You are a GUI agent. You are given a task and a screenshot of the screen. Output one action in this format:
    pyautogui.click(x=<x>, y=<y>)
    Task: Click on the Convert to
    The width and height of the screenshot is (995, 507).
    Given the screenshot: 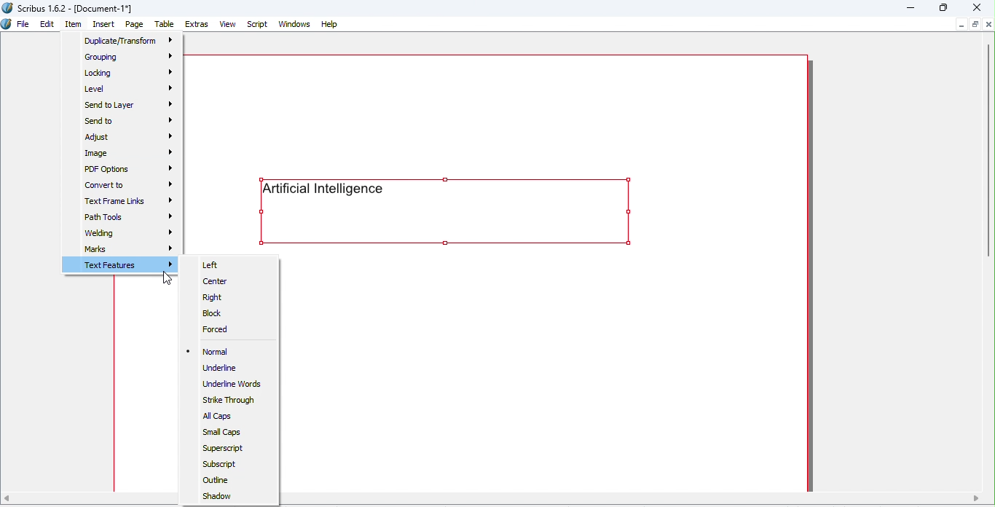 What is the action you would take?
    pyautogui.click(x=127, y=185)
    